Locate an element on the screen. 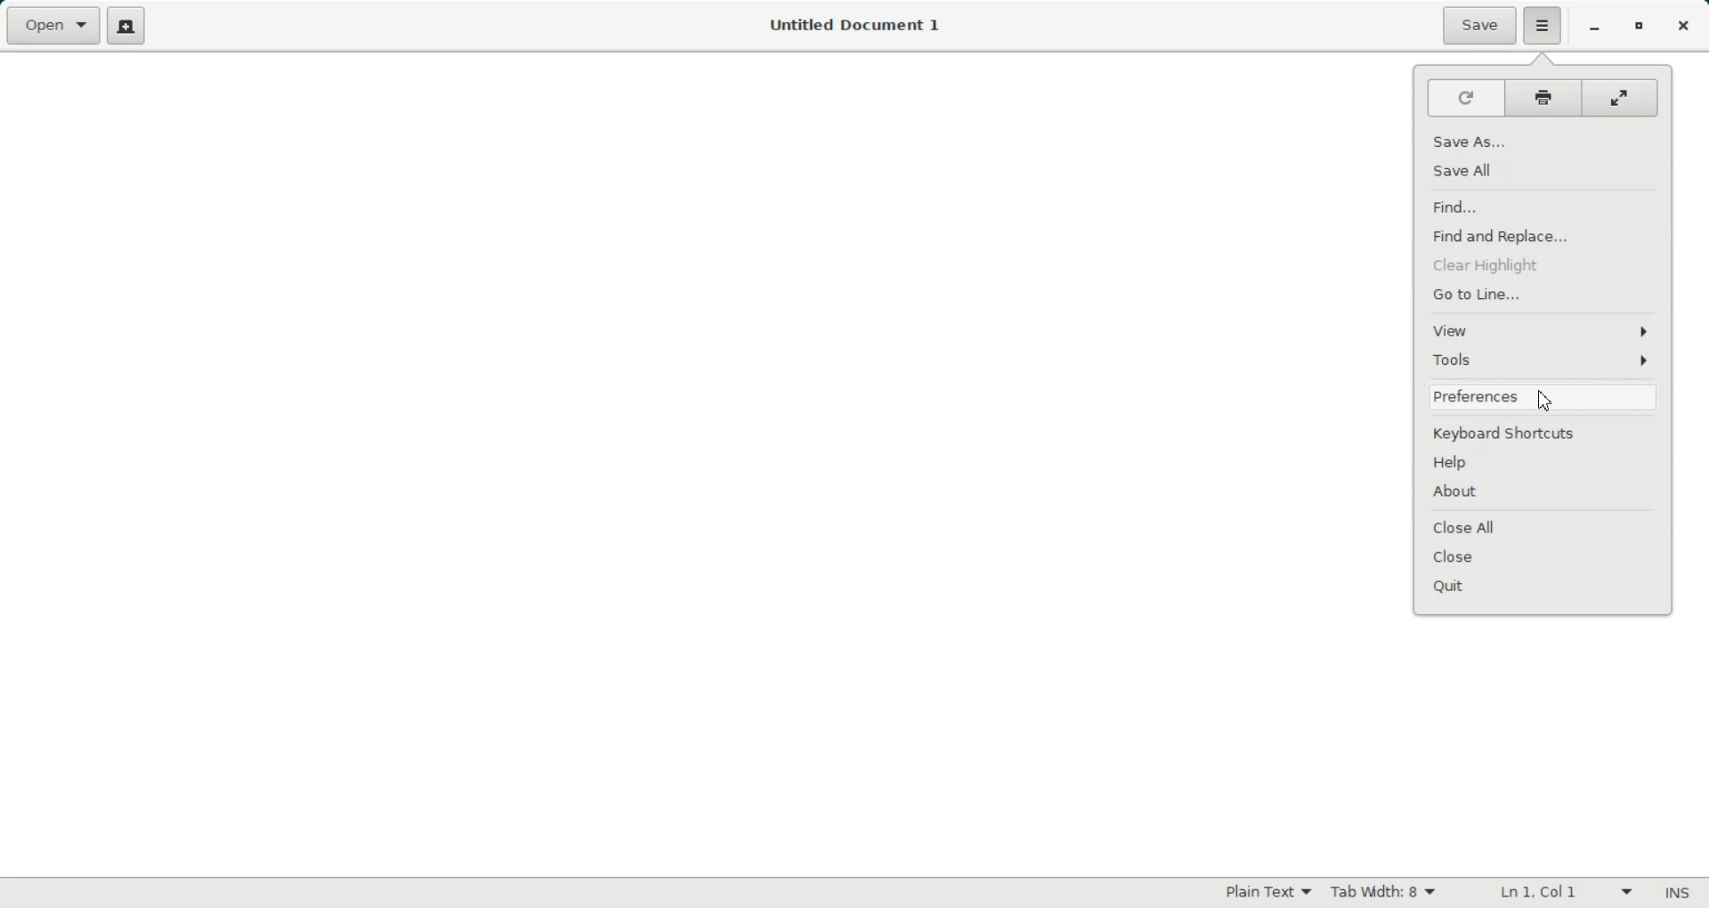 The width and height of the screenshot is (1709, 908). Save  is located at coordinates (1479, 26).